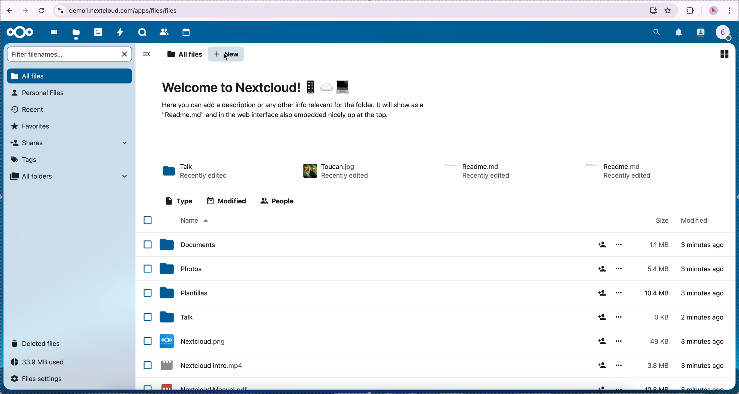 The image size is (739, 394). What do you see at coordinates (257, 88) in the screenshot?
I see `Welcome to Nextcloud` at bounding box center [257, 88].